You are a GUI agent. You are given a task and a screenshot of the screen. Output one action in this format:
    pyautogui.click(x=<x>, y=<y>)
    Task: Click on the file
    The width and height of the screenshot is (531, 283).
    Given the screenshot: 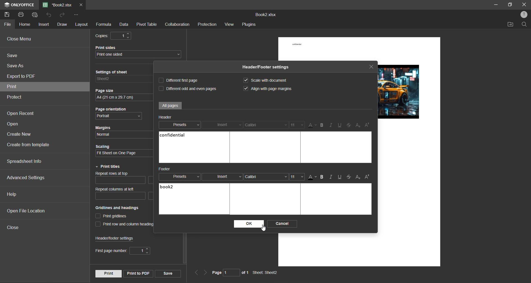 What is the action you would take?
    pyautogui.click(x=7, y=25)
    